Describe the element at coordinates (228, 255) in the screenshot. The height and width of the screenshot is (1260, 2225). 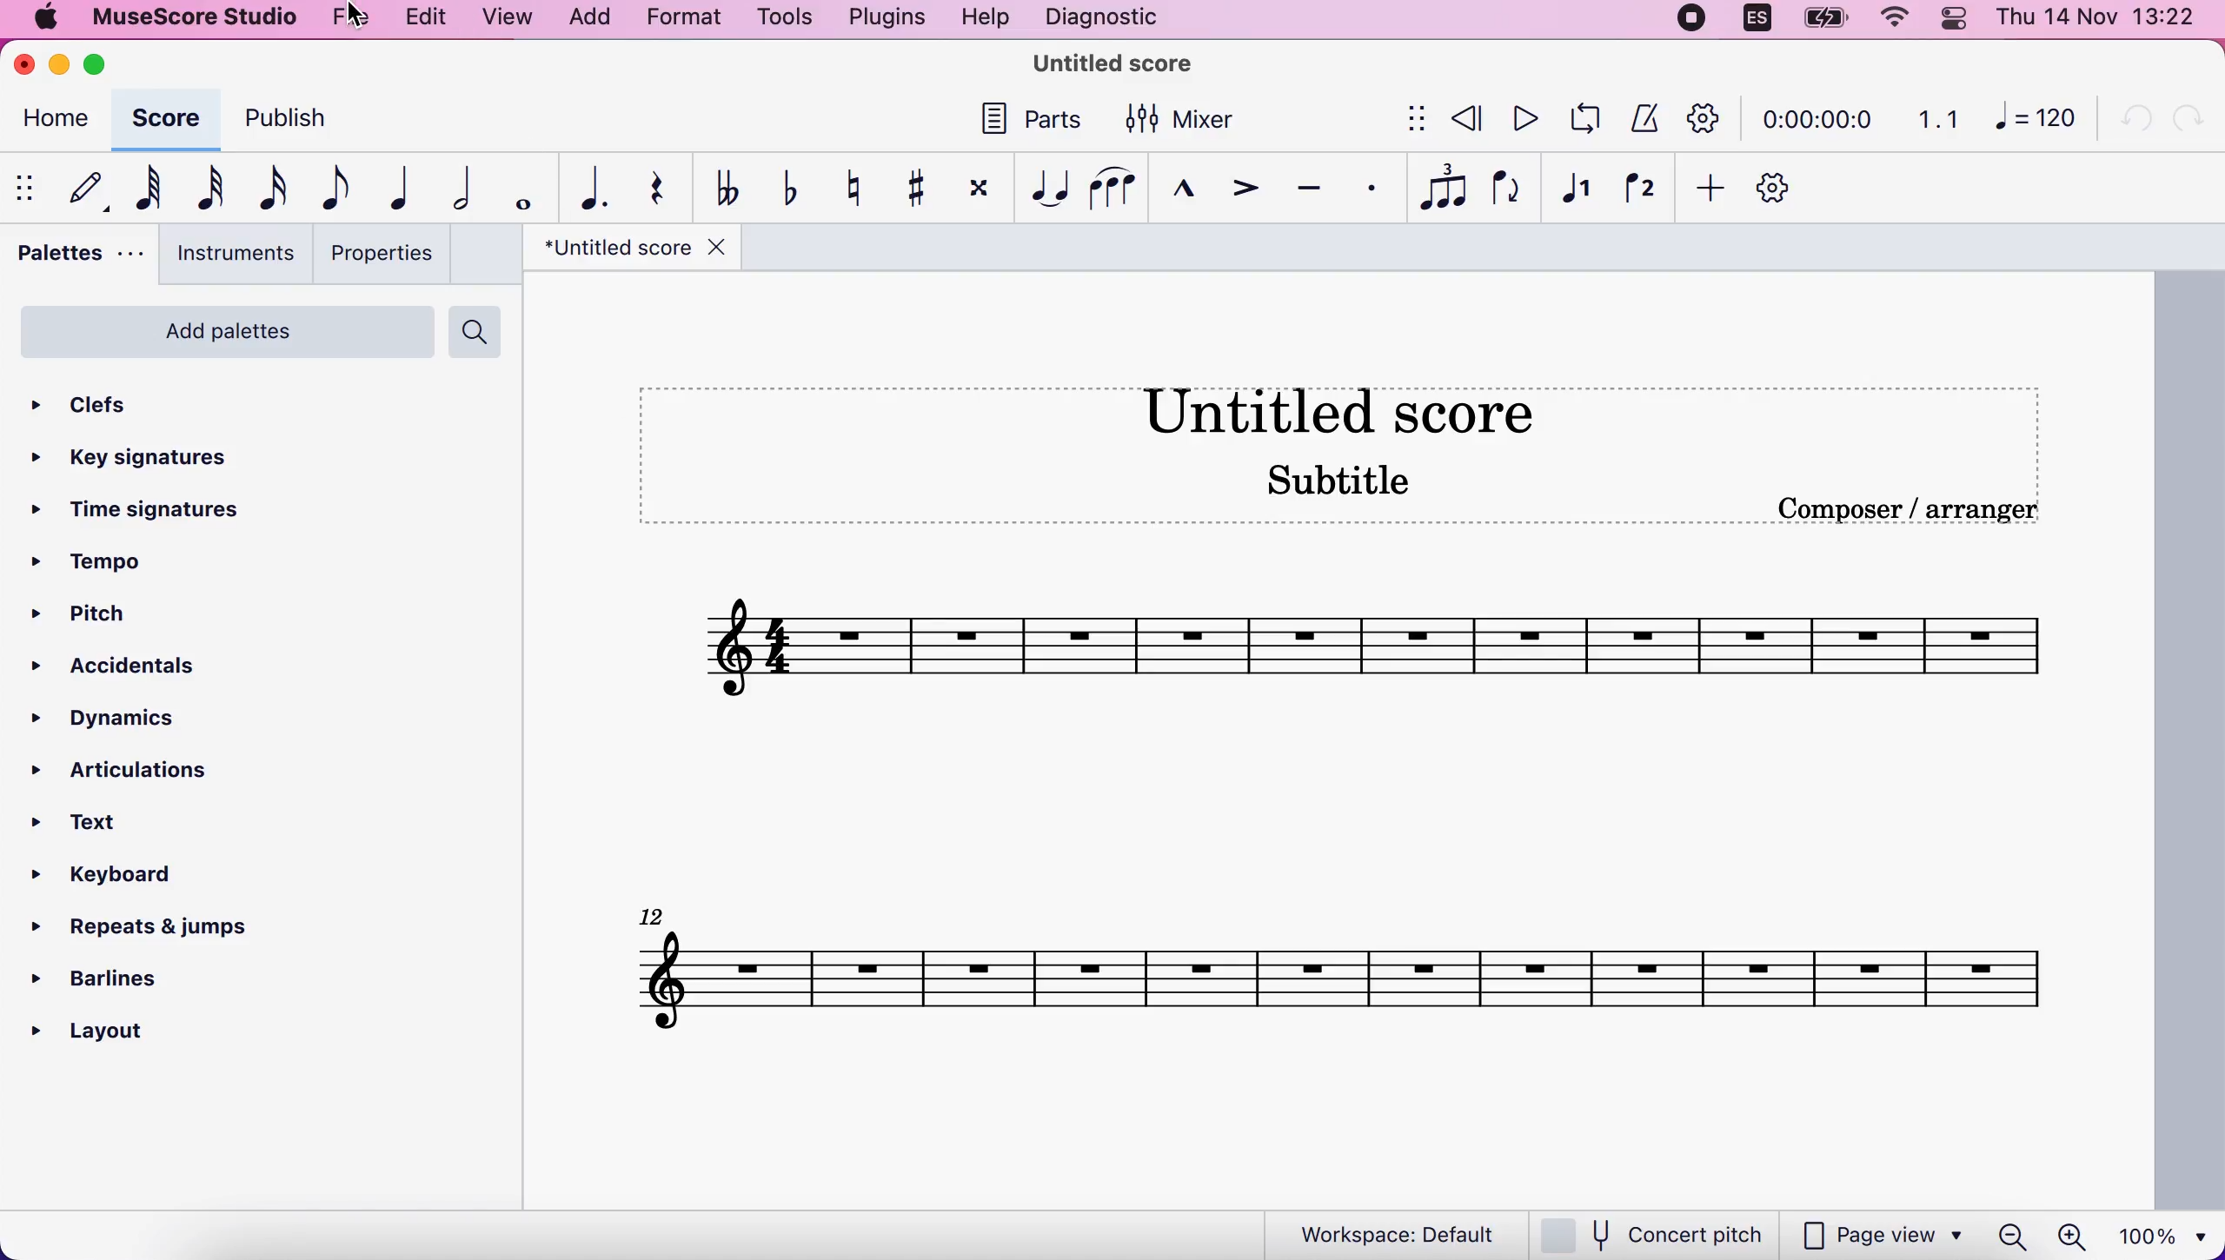
I see `instruments` at that location.